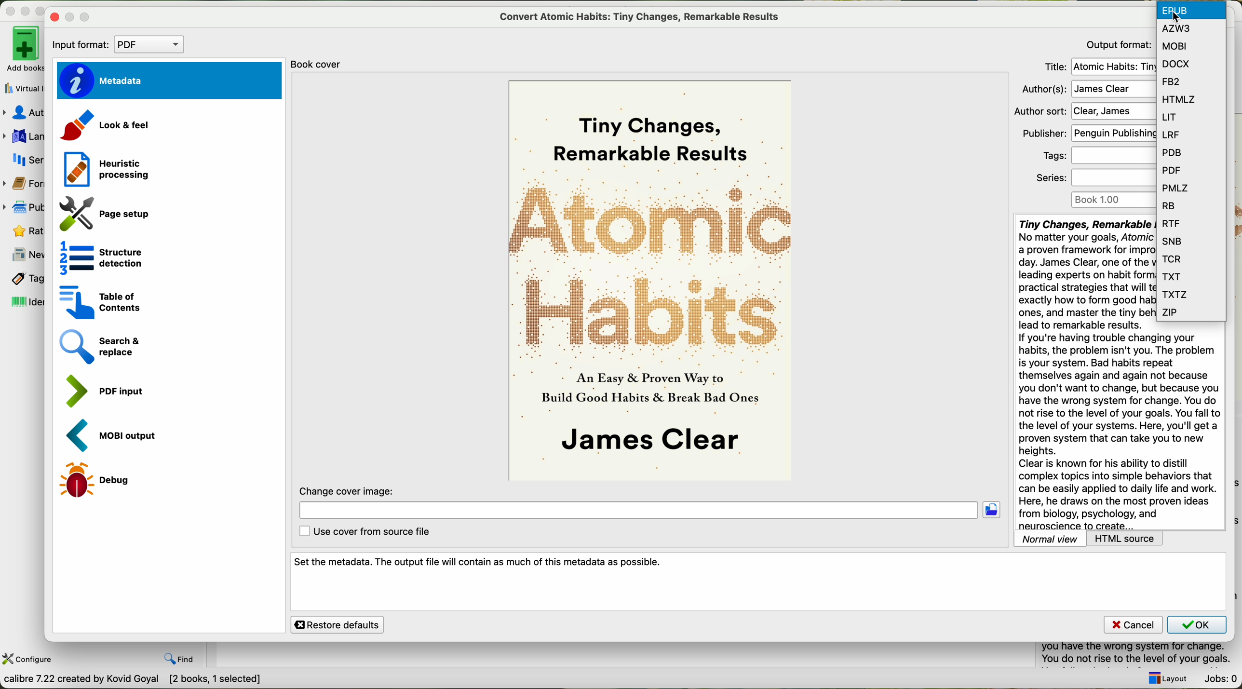 The height and width of the screenshot is (689, 1242). Describe the element at coordinates (1084, 270) in the screenshot. I see `synopsis` at that location.